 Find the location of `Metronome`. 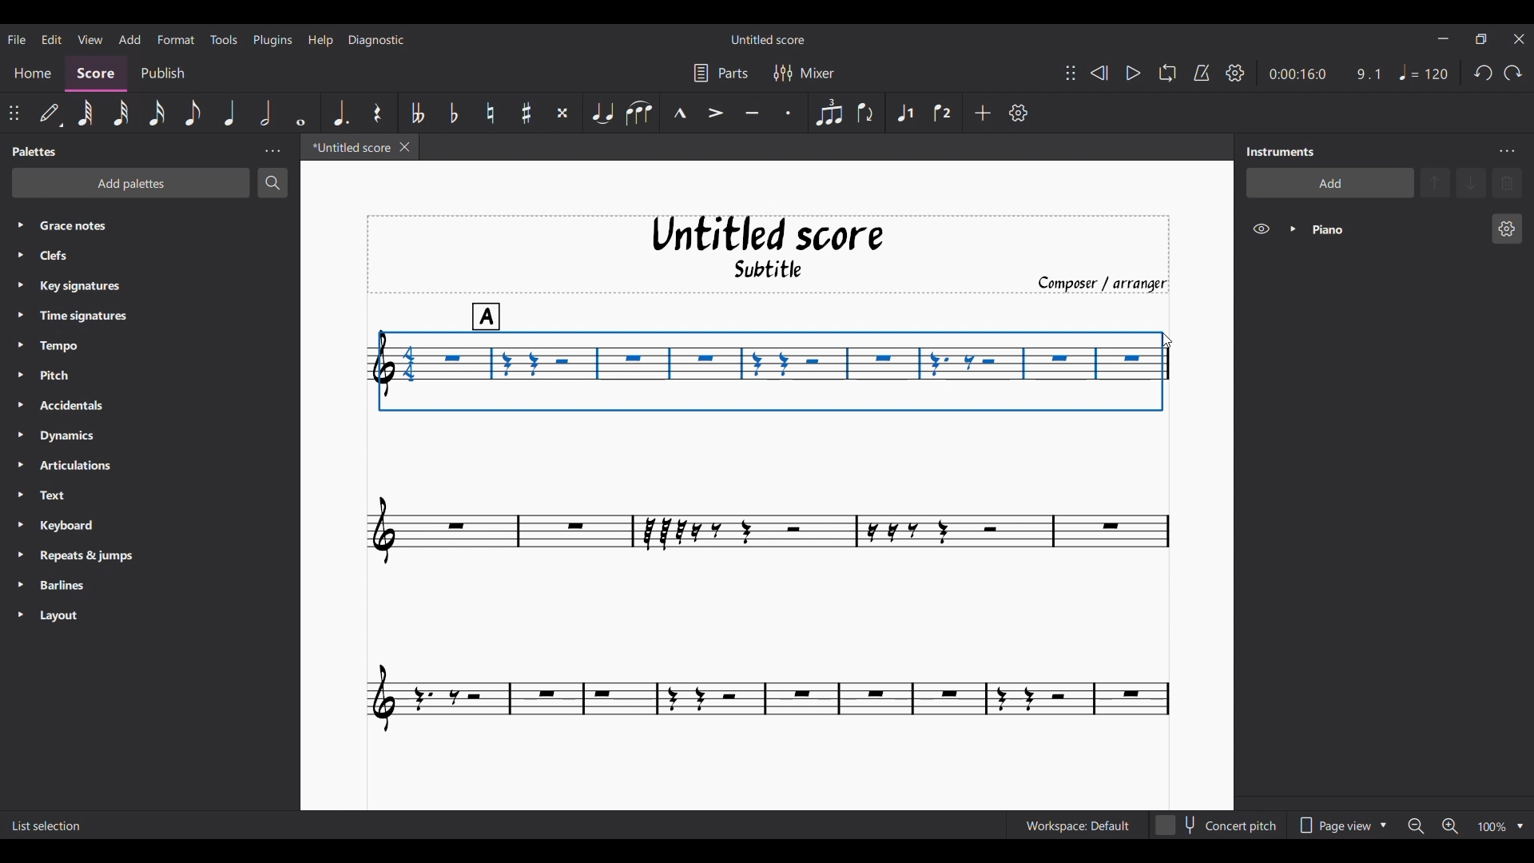

Metronome is located at coordinates (1202, 73).